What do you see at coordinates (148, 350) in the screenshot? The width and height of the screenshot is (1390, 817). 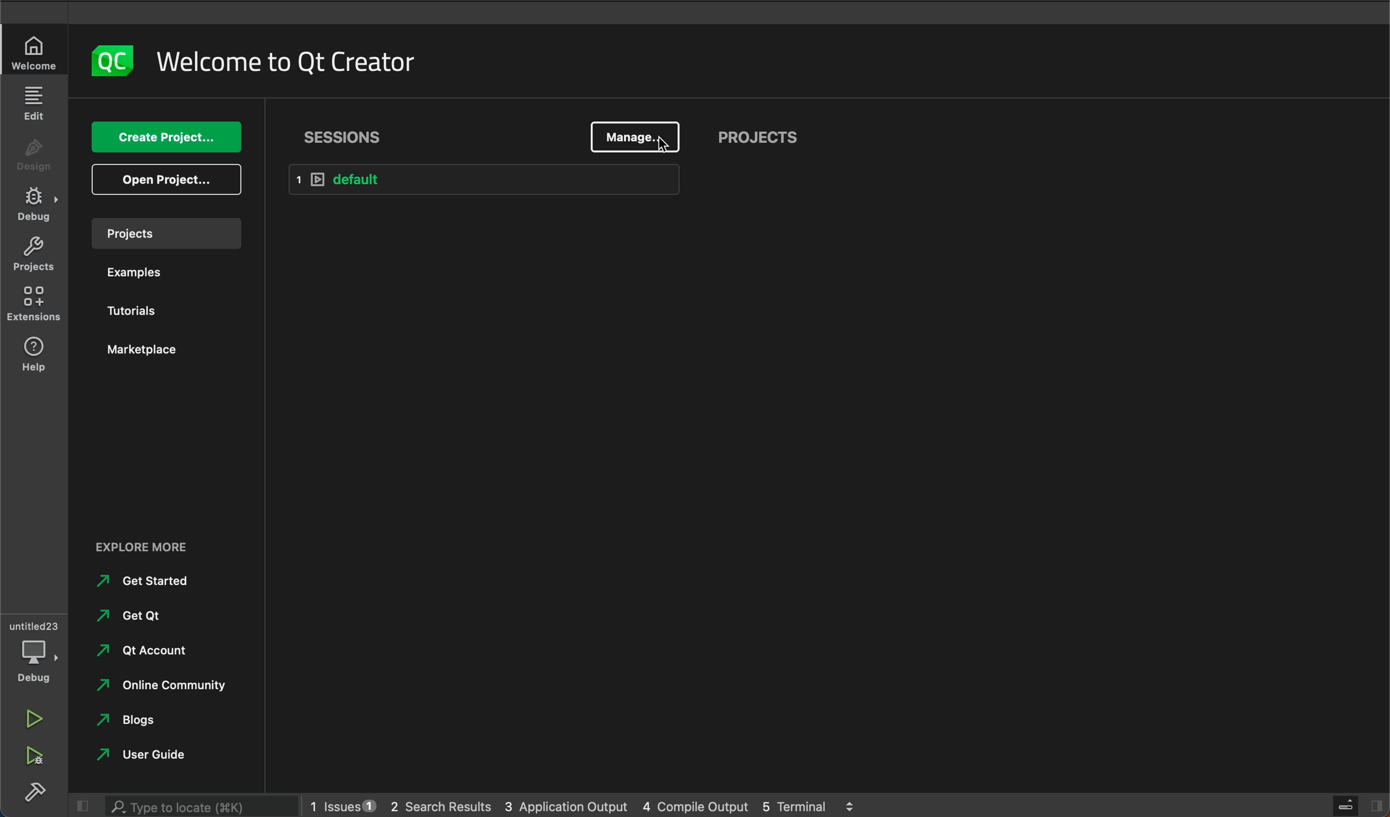 I see `marketplace` at bounding box center [148, 350].